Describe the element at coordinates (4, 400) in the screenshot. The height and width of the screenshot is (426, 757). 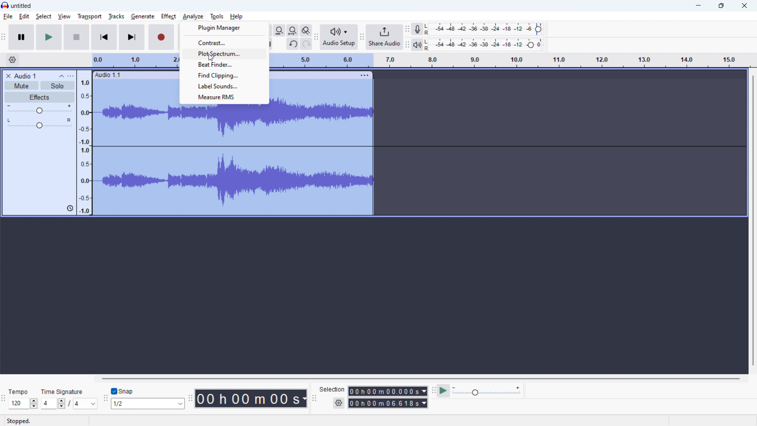
I see `time signature toolbar` at that location.